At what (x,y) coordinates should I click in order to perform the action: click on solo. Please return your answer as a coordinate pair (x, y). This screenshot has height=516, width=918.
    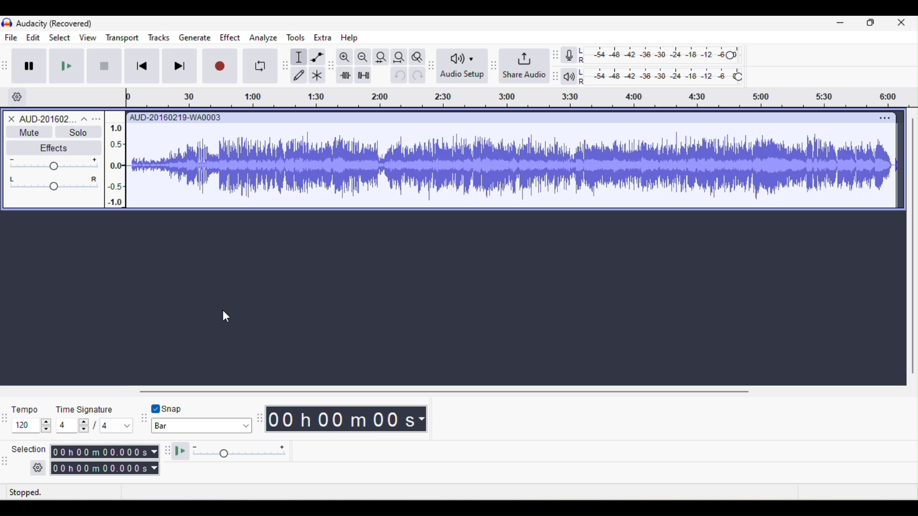
    Looking at the image, I should click on (78, 132).